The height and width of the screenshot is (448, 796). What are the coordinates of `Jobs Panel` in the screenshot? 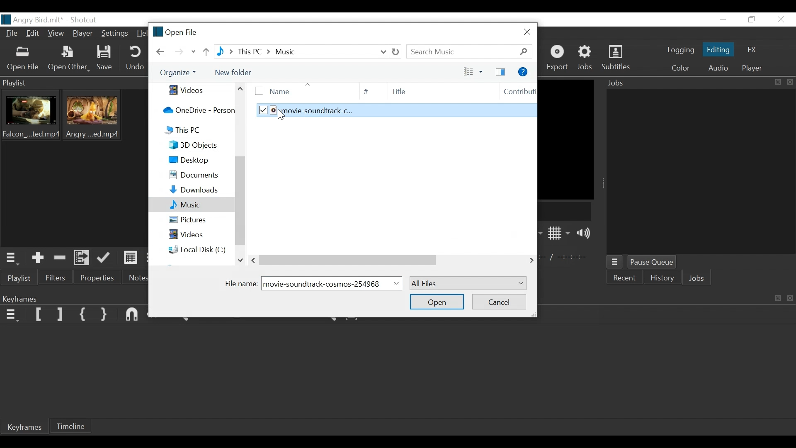 It's located at (698, 84).